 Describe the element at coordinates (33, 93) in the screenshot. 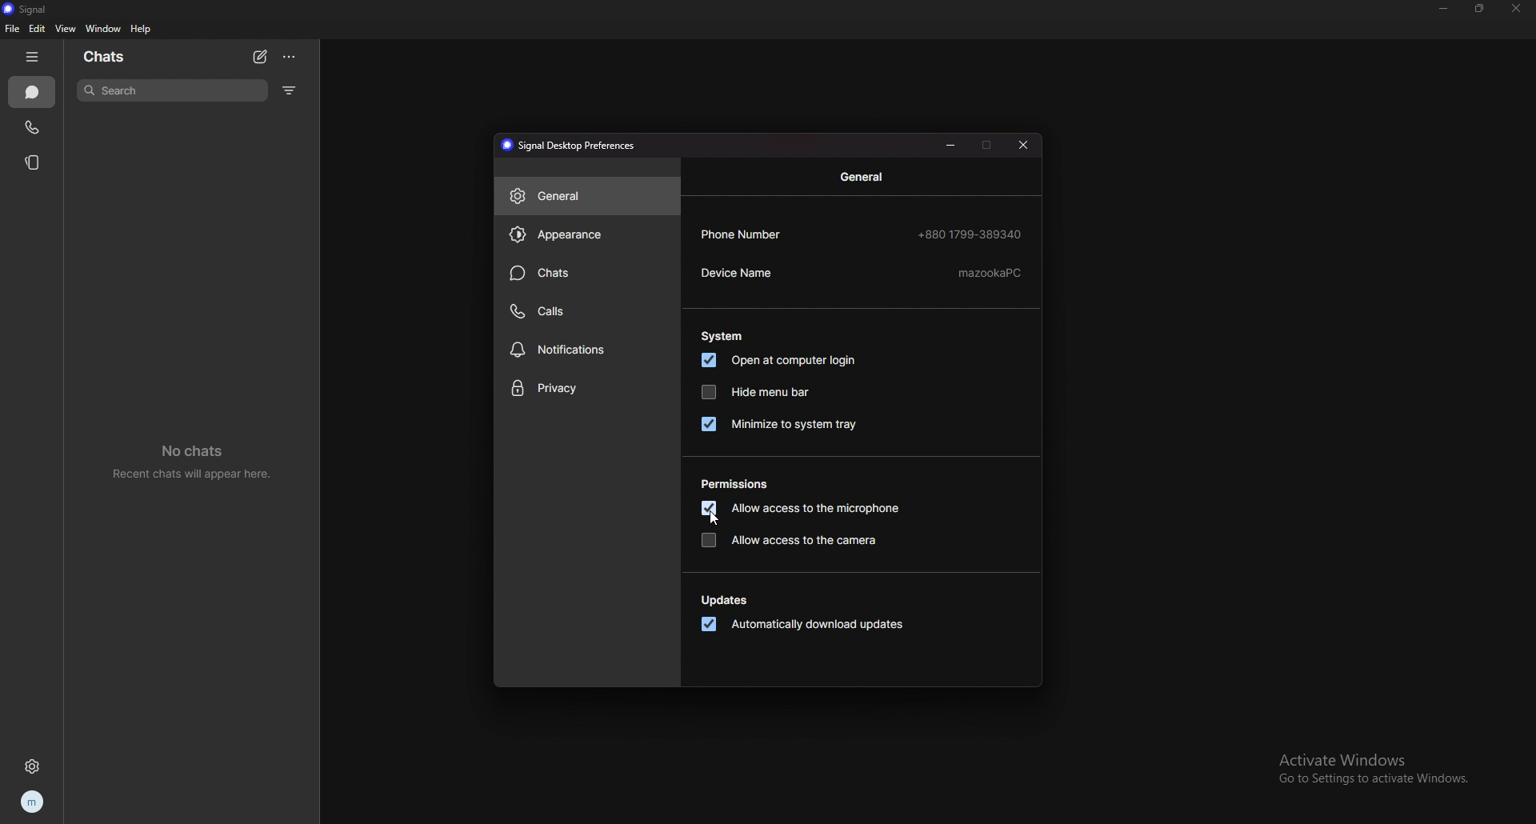

I see `chats` at that location.